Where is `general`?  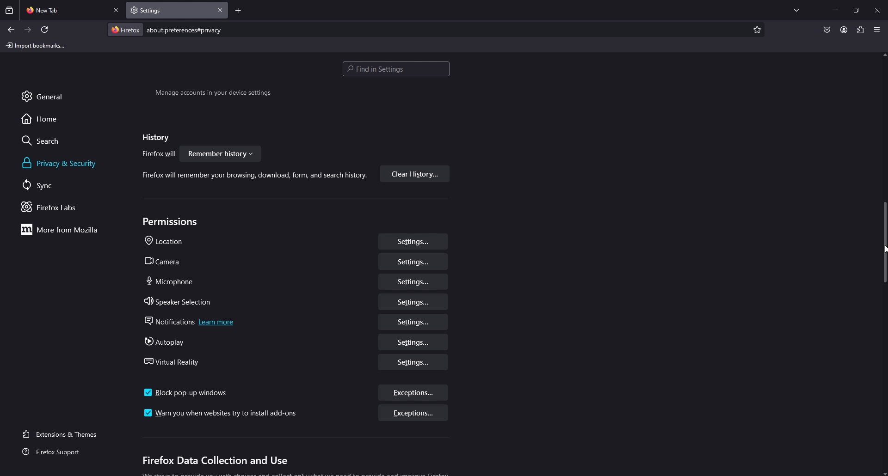
general is located at coordinates (53, 96).